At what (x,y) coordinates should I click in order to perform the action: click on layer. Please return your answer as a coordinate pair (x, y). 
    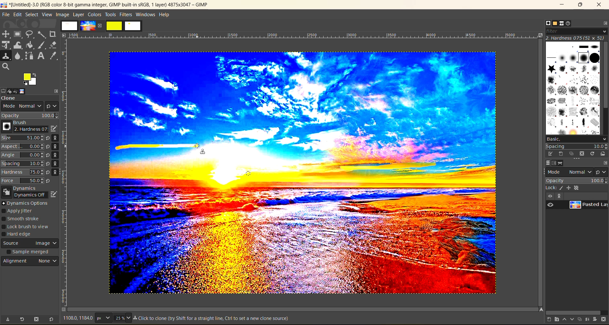
    Looking at the image, I should click on (587, 206).